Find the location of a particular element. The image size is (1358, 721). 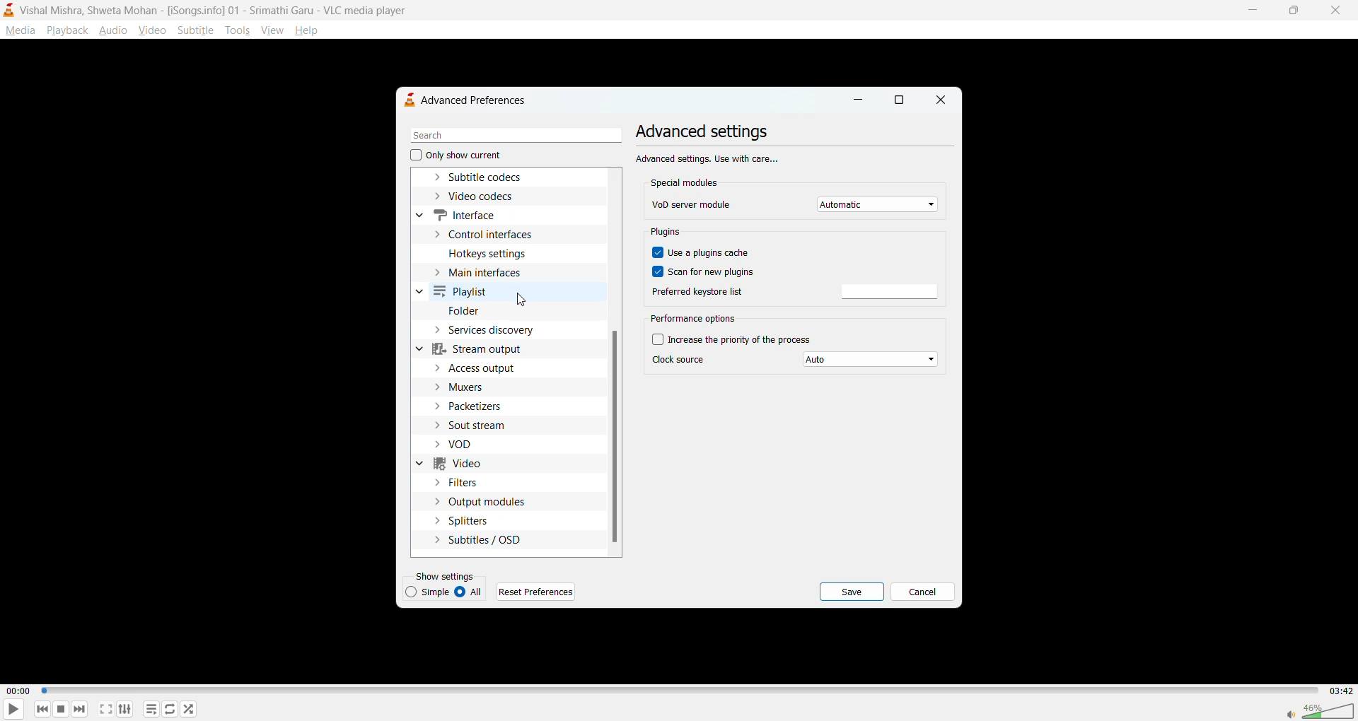

close is located at coordinates (939, 100).